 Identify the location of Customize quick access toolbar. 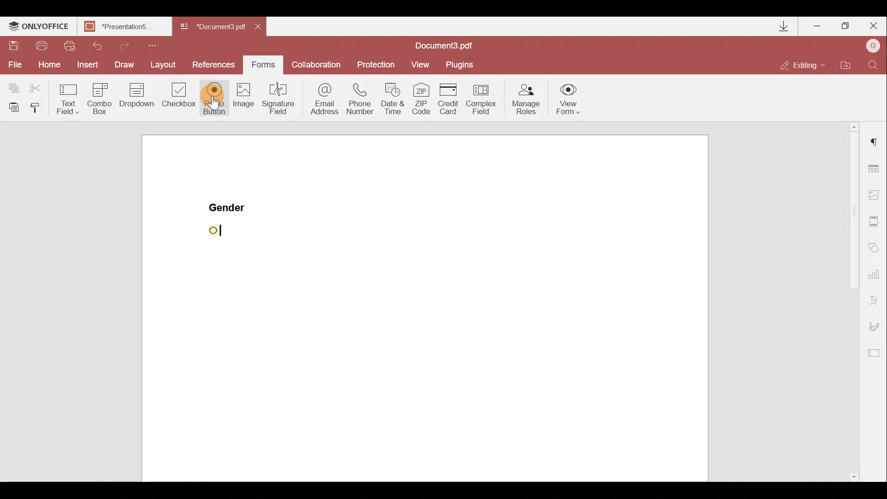
(158, 44).